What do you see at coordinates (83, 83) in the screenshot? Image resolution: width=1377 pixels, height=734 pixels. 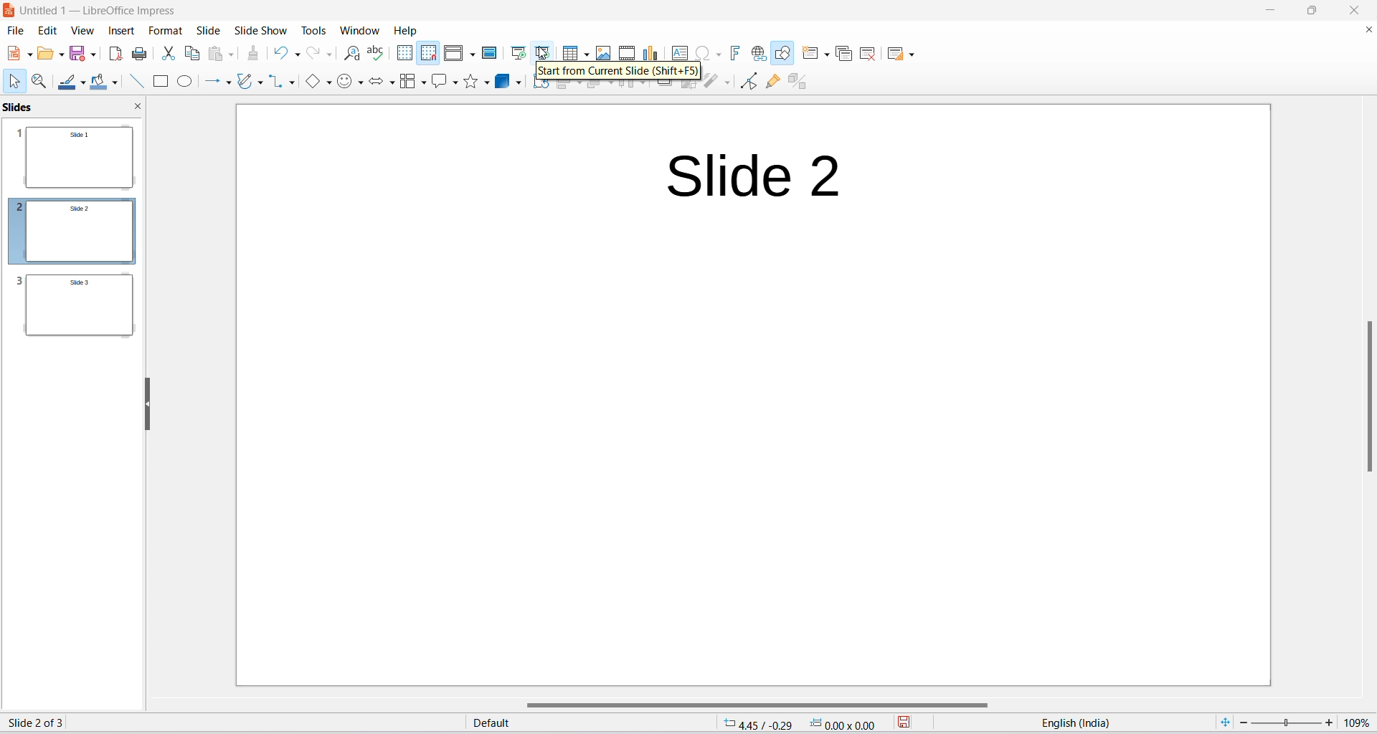 I see `line color options` at bounding box center [83, 83].